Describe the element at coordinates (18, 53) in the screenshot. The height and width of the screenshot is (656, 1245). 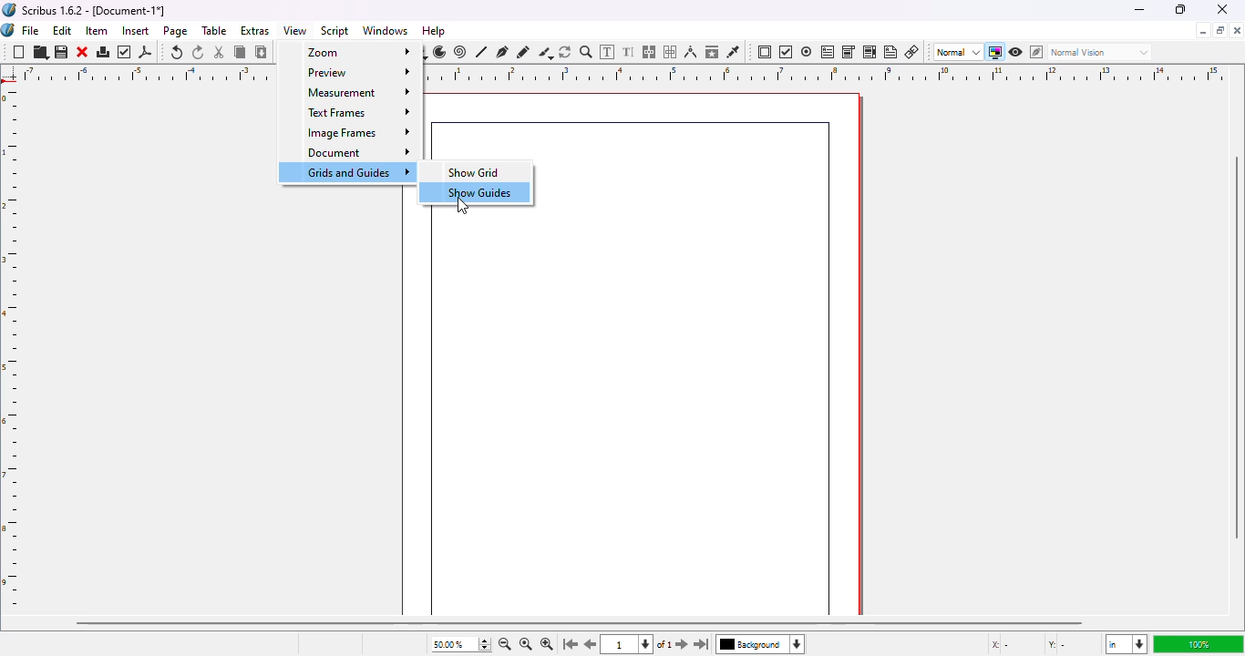
I see `new` at that location.